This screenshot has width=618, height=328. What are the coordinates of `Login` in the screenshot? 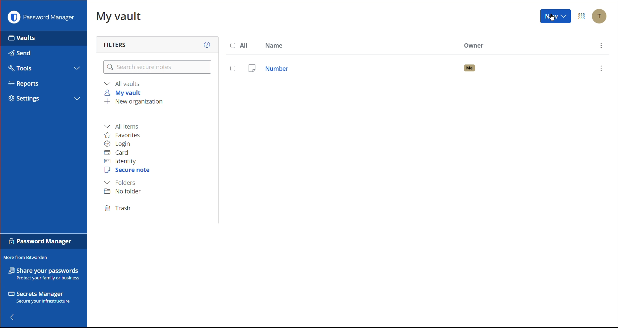 It's located at (118, 144).